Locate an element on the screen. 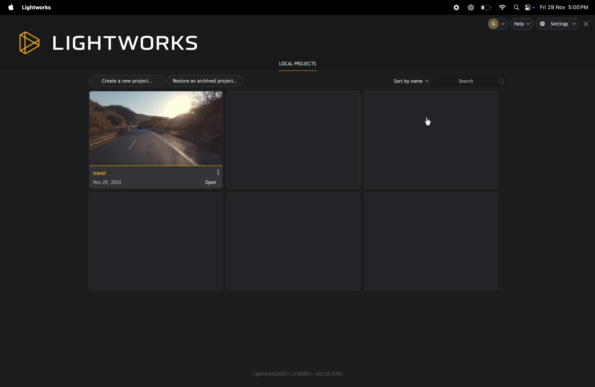  close is located at coordinates (587, 24).